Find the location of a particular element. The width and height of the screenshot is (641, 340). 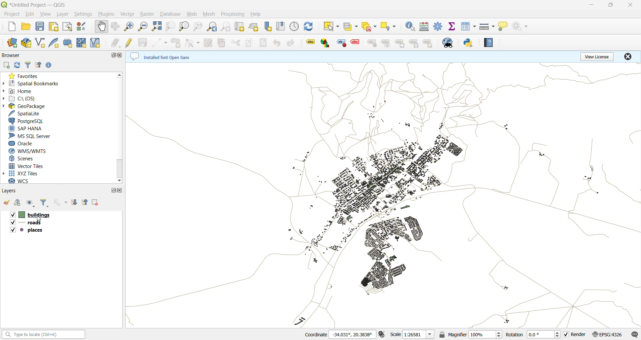

web is located at coordinates (192, 14).